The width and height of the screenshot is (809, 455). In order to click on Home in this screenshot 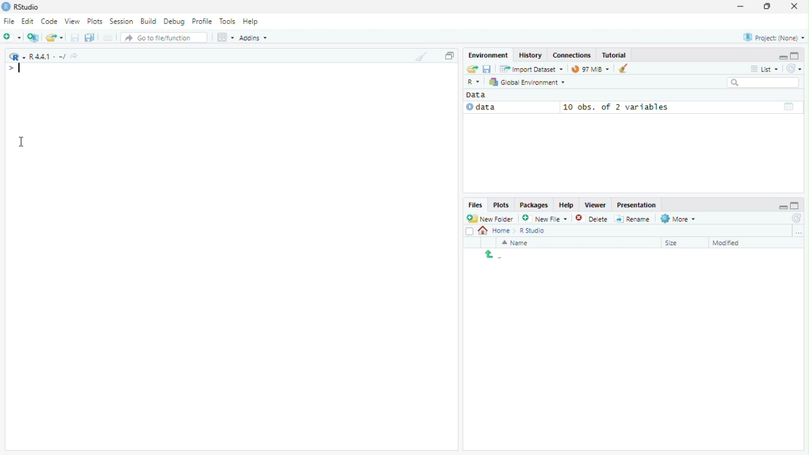, I will do `click(496, 231)`.